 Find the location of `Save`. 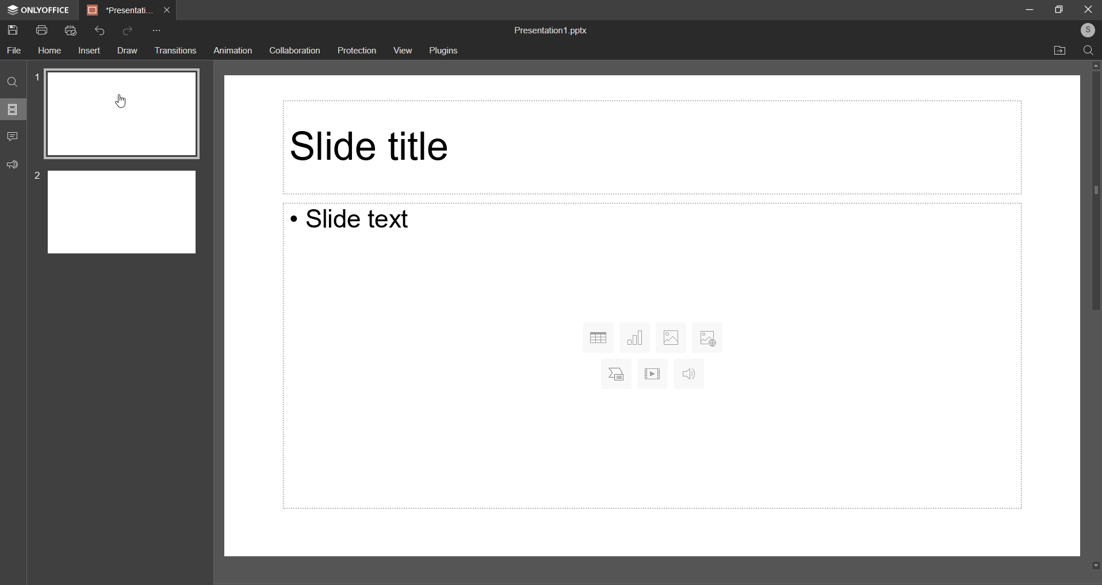

Save is located at coordinates (16, 31).